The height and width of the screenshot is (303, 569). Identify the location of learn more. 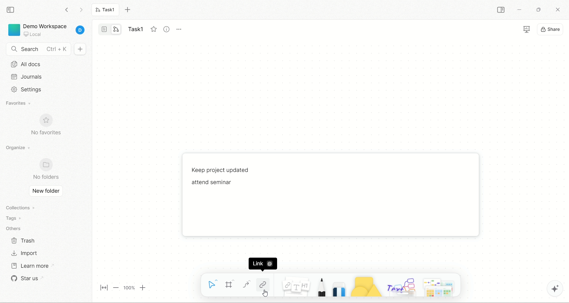
(36, 266).